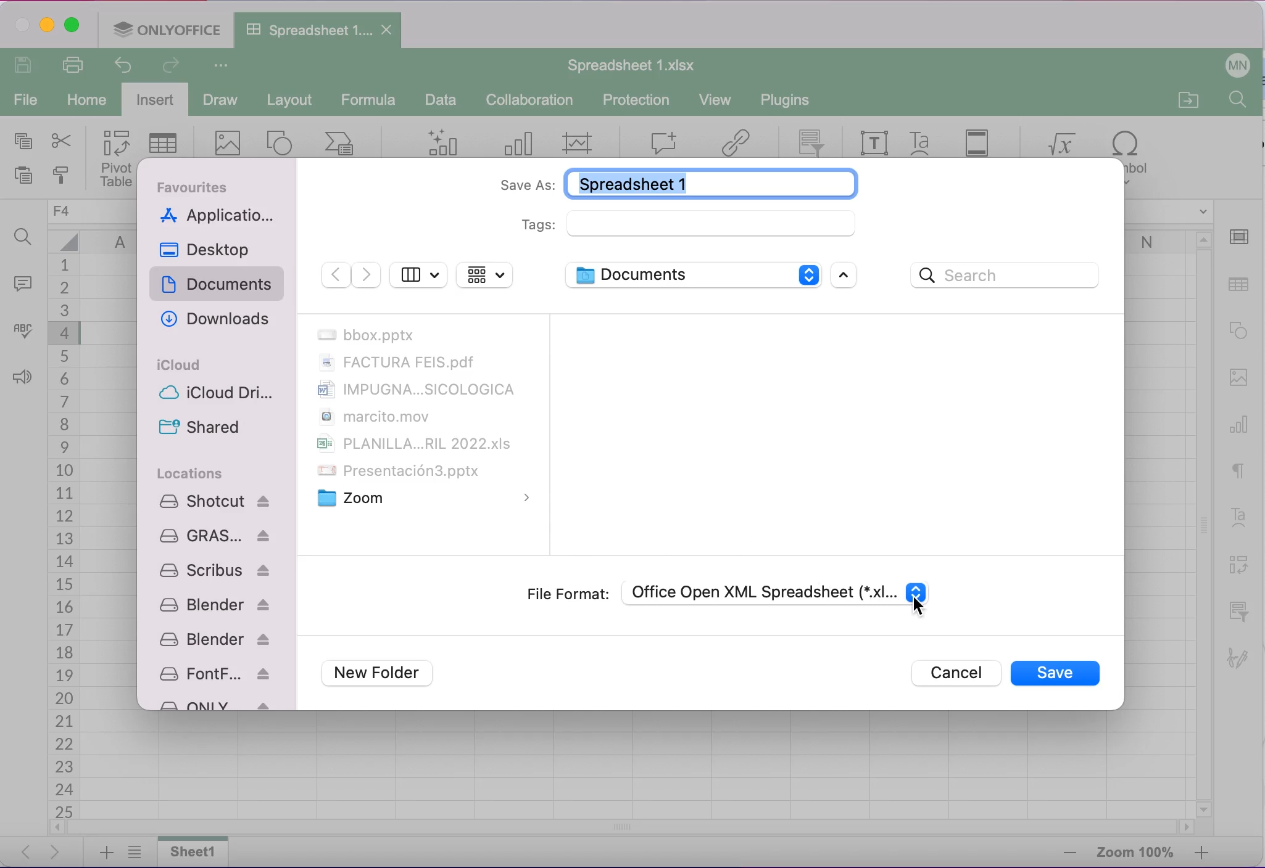 The height and width of the screenshot is (868, 1265). What do you see at coordinates (671, 182) in the screenshot?
I see `save as` at bounding box center [671, 182].